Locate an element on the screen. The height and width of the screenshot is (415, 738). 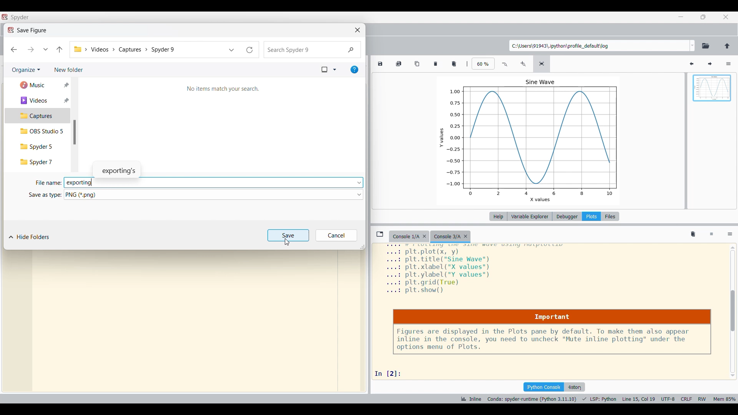
Input zoom factor is located at coordinates (484, 63).